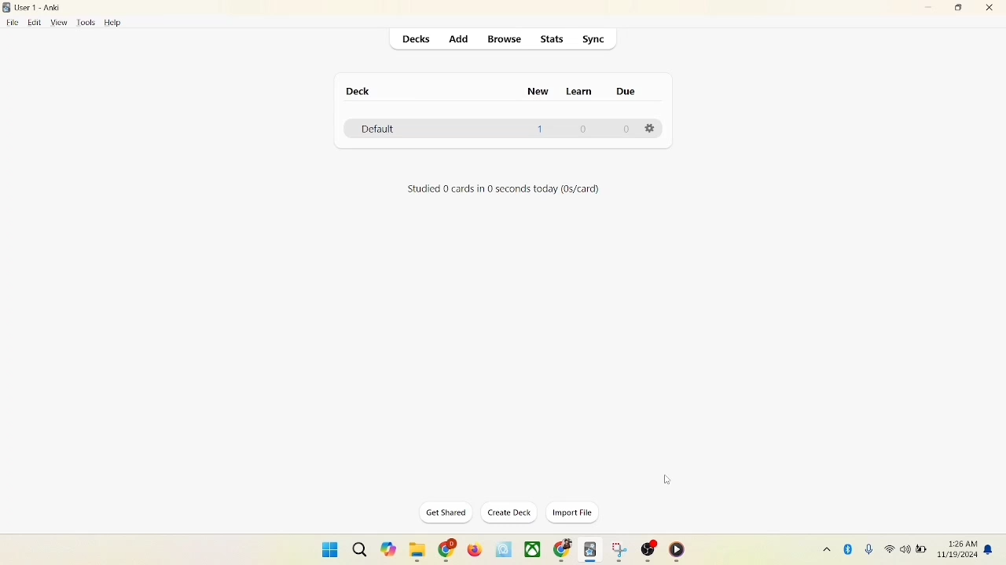  Describe the element at coordinates (358, 91) in the screenshot. I see `deck` at that location.